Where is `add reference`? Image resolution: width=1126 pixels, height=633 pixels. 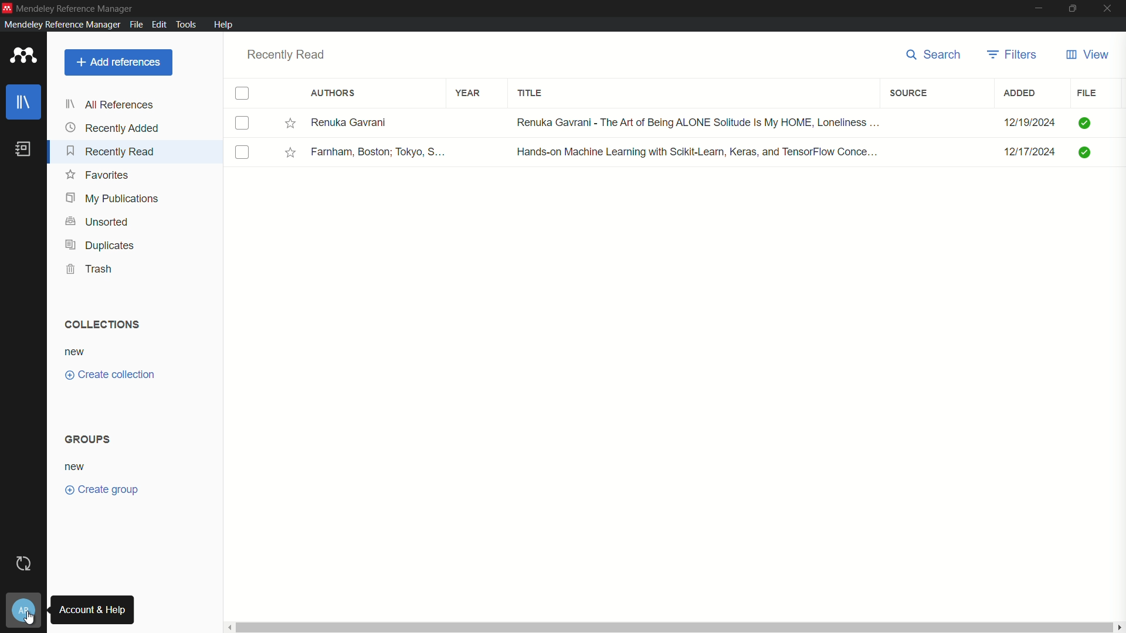 add reference is located at coordinates (117, 62).